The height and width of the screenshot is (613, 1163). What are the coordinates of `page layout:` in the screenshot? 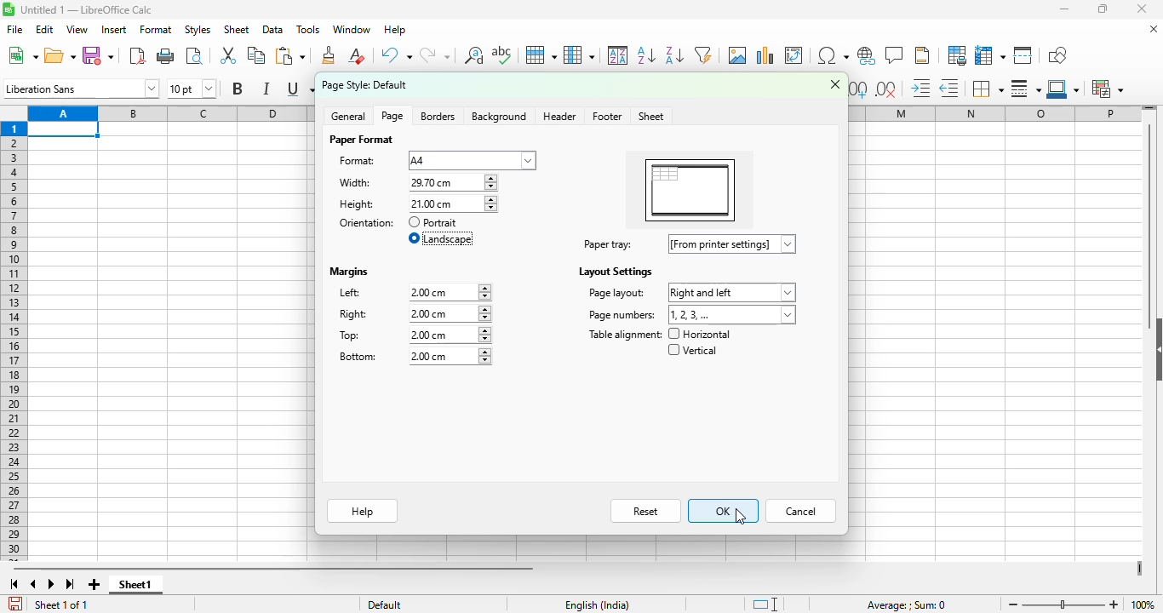 It's located at (616, 293).